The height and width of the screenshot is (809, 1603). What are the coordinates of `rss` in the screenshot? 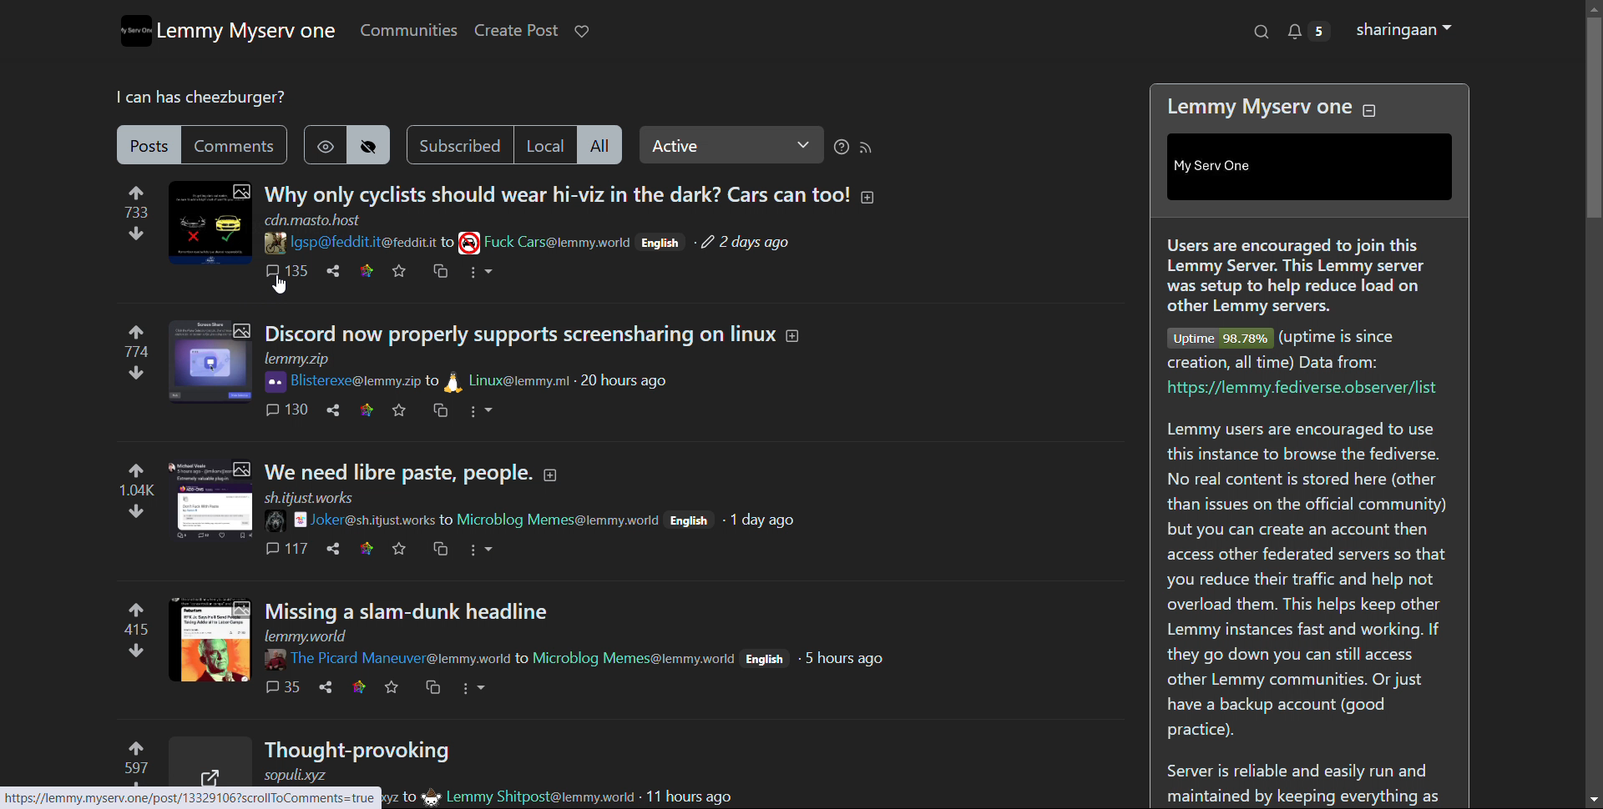 It's located at (868, 148).